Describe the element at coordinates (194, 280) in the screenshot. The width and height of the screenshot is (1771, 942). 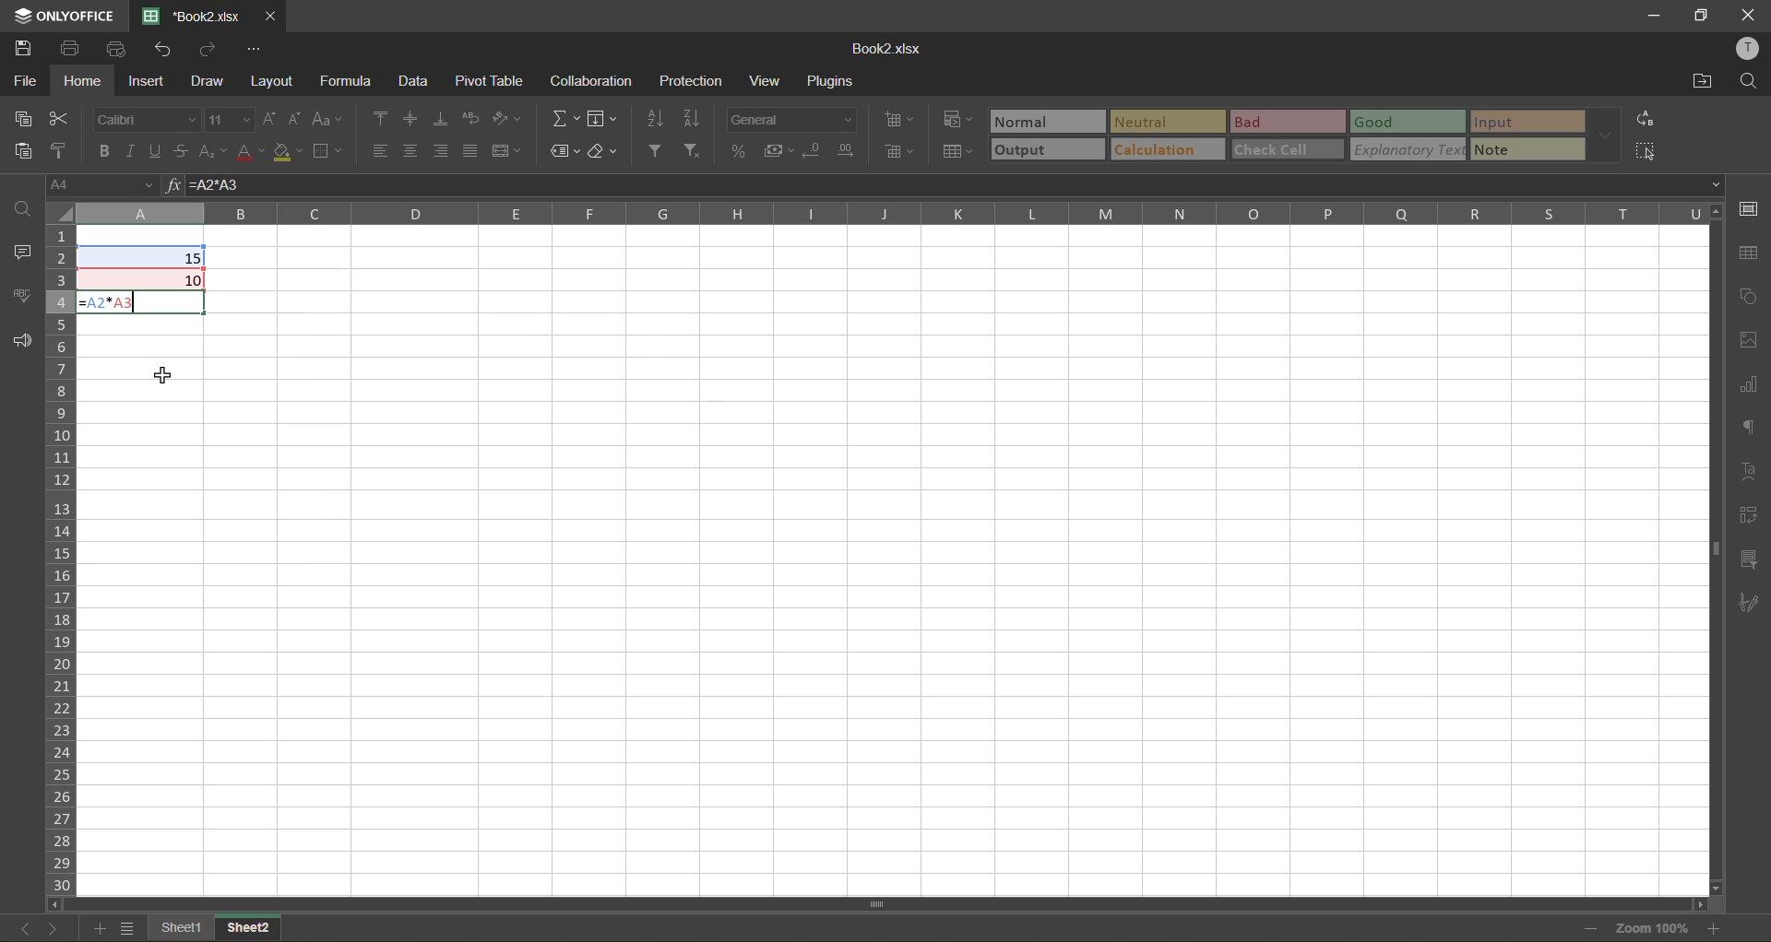
I see `10` at that location.